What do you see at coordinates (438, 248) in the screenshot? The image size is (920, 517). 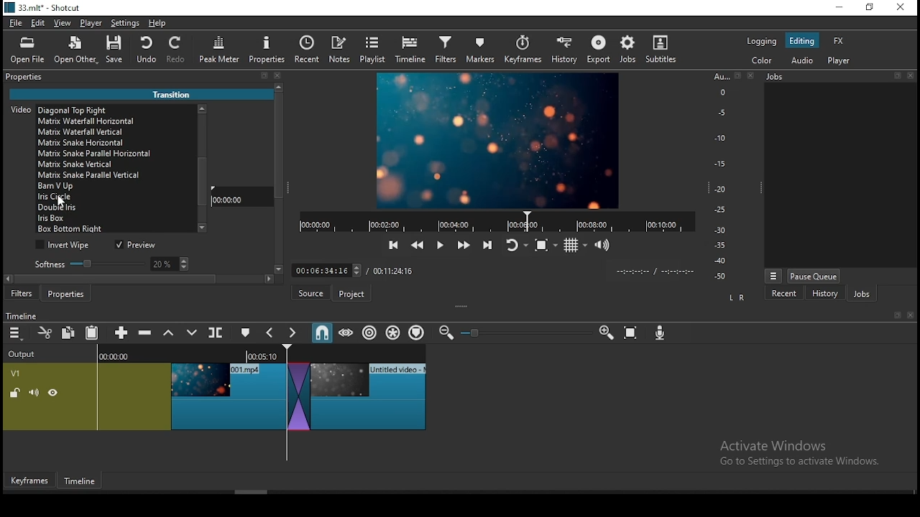 I see `play/pause` at bounding box center [438, 248].